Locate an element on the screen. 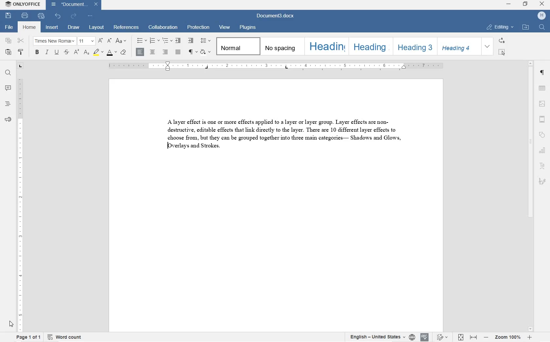 Image resolution: width=550 pixels, height=342 pixels. scrollbar is located at coordinates (529, 196).